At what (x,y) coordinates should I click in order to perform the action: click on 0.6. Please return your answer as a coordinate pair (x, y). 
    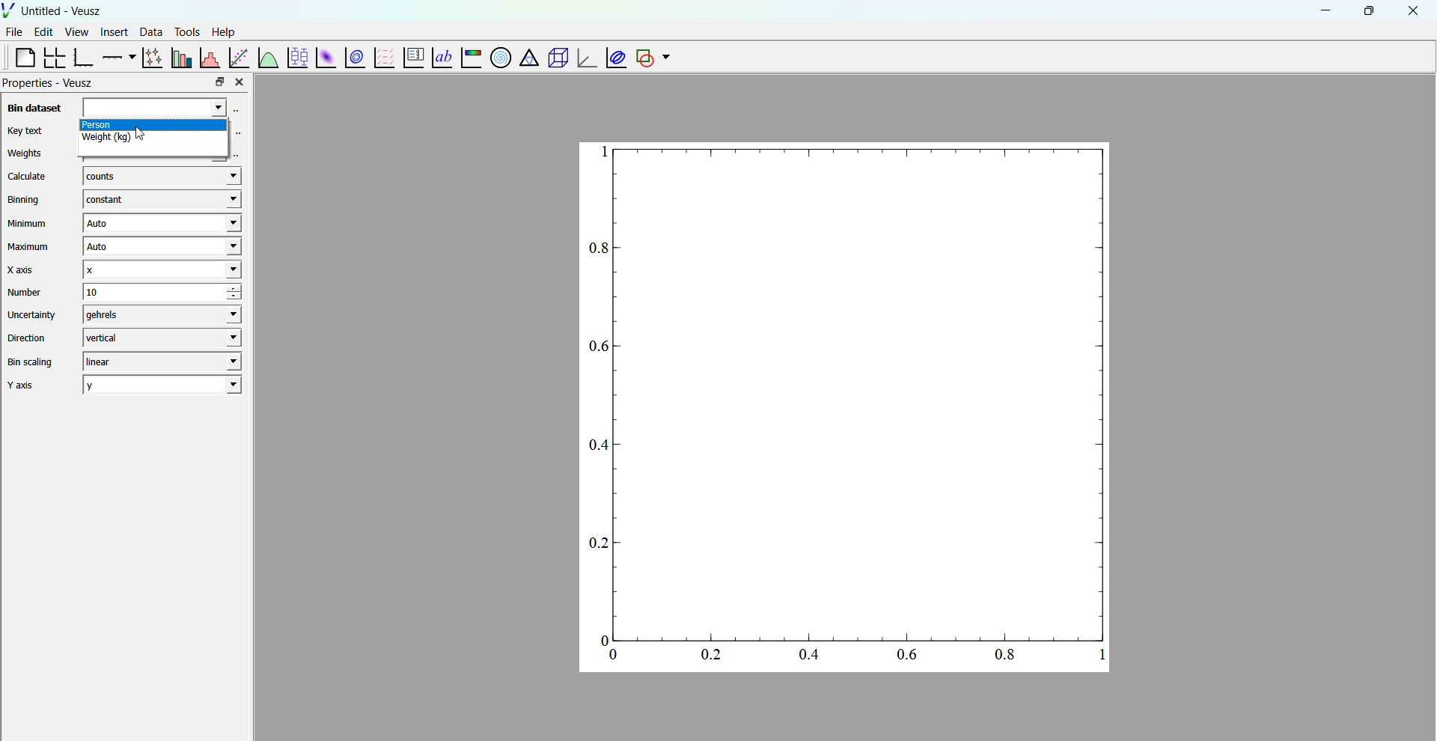
    Looking at the image, I should click on (596, 347).